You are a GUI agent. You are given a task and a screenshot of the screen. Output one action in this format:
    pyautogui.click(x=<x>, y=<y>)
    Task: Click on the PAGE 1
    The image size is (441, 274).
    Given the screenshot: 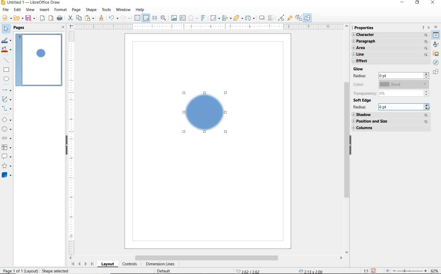 What is the action you would take?
    pyautogui.click(x=40, y=60)
    